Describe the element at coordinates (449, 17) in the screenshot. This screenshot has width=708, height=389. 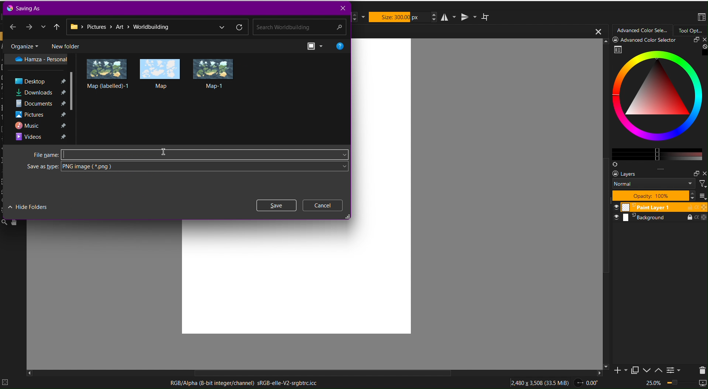
I see `Horizontal Mirror` at that location.